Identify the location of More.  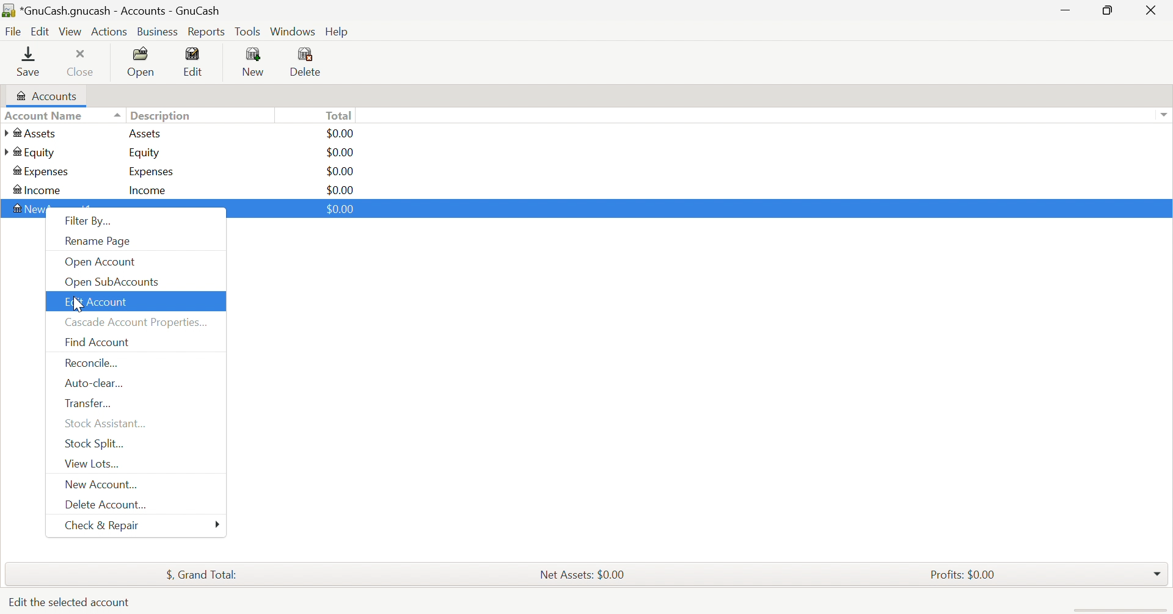
(216, 523).